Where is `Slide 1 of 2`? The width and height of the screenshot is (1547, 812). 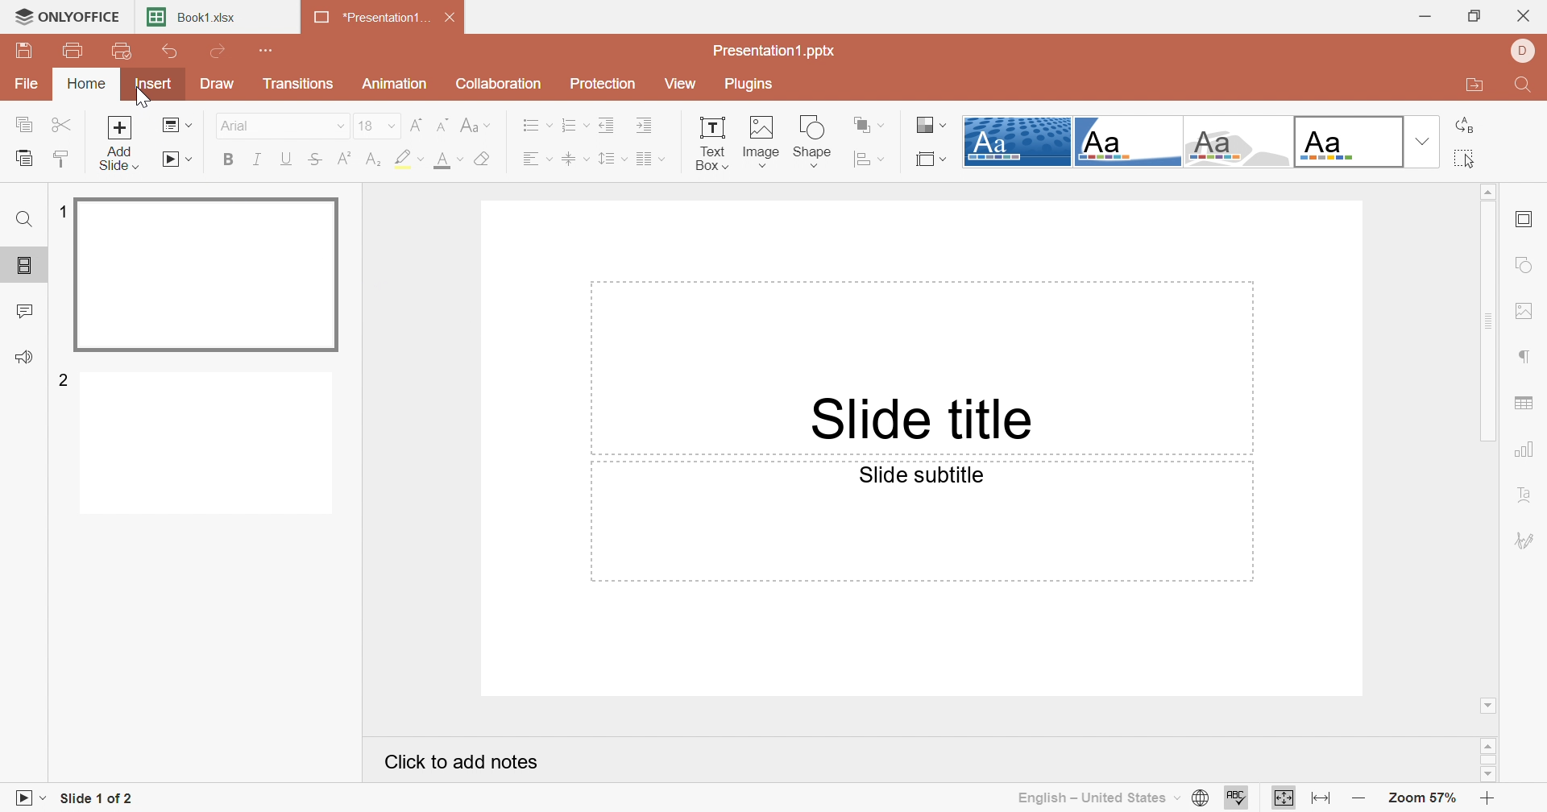
Slide 1 of 2 is located at coordinates (98, 801).